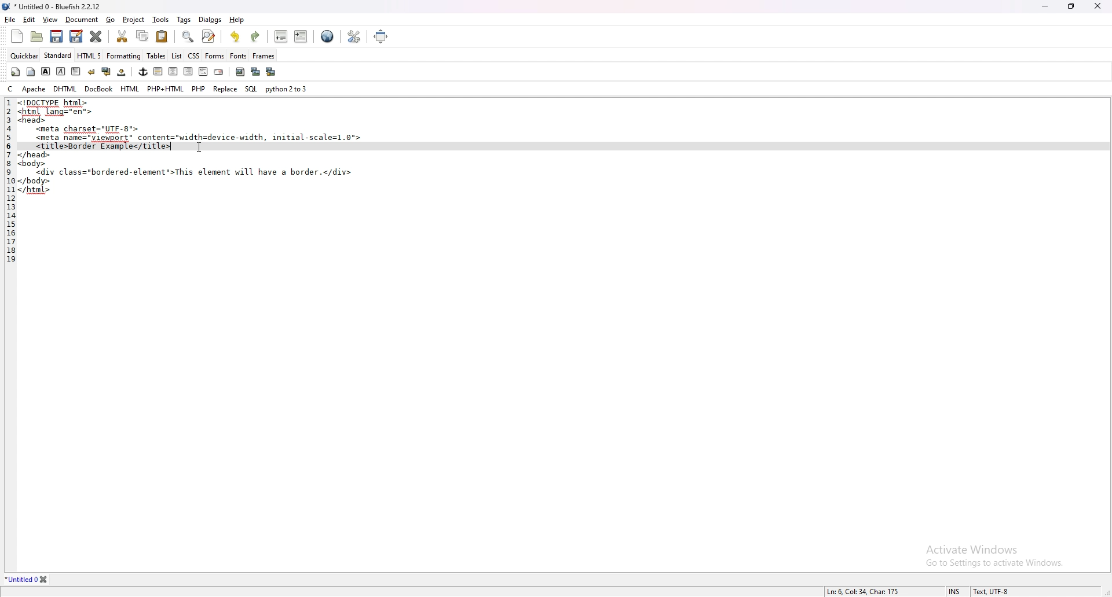  What do you see at coordinates (235, 36) in the screenshot?
I see `undo` at bounding box center [235, 36].